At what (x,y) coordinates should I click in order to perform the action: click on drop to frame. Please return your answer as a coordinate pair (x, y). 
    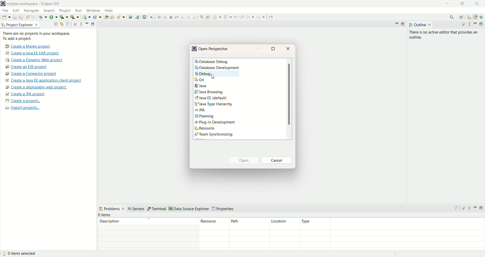
    Looking at the image, I should click on (201, 18).